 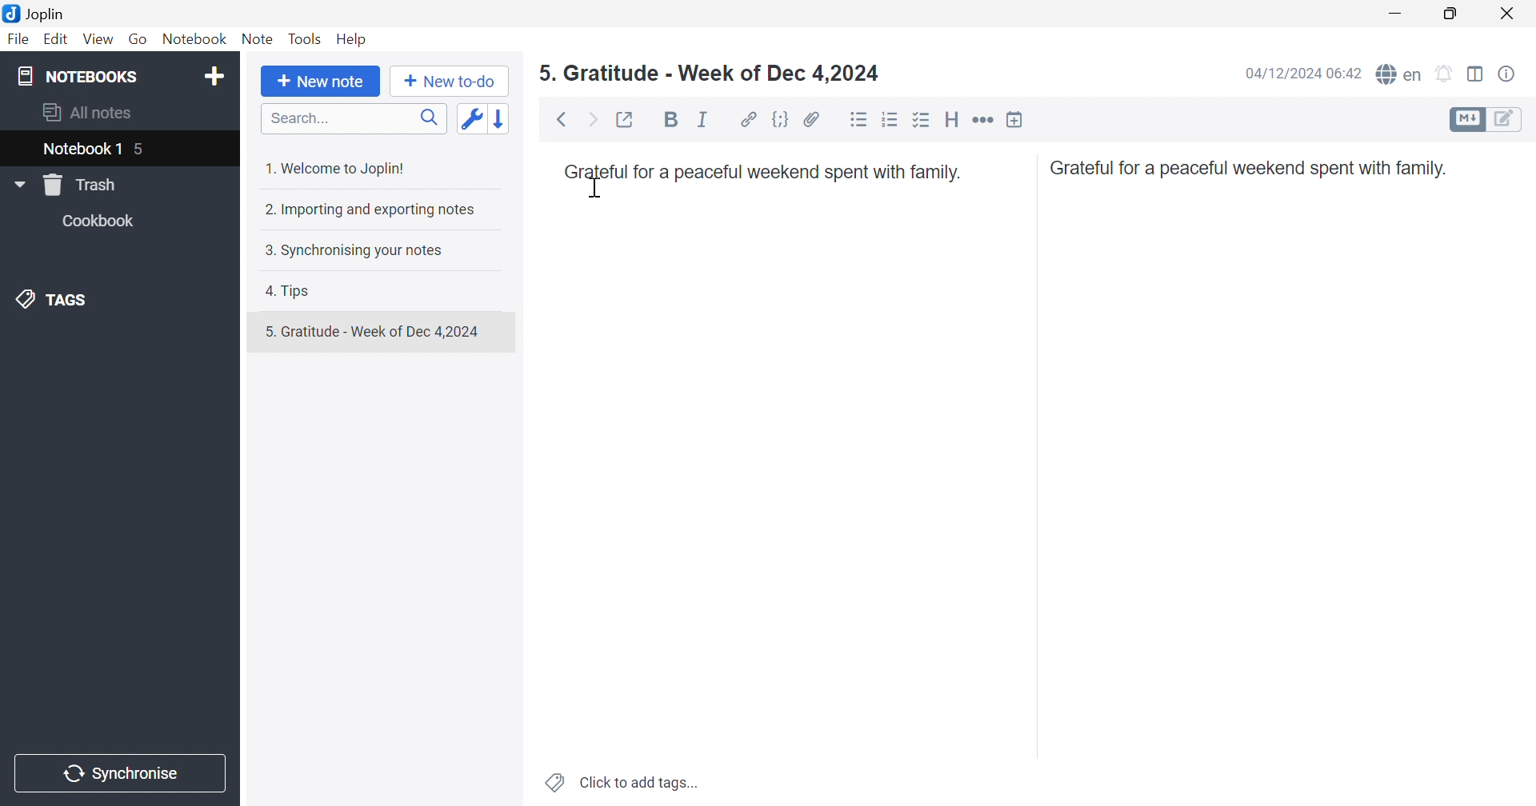 What do you see at coordinates (118, 773) in the screenshot?
I see `Synchronise` at bounding box center [118, 773].